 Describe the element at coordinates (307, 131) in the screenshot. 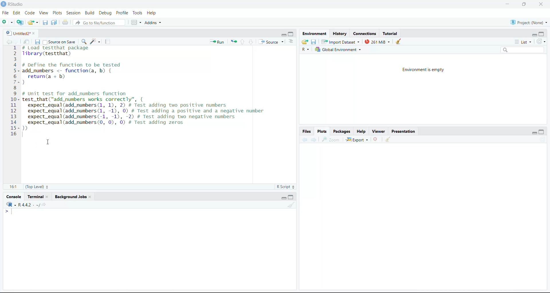

I see `Files` at that location.